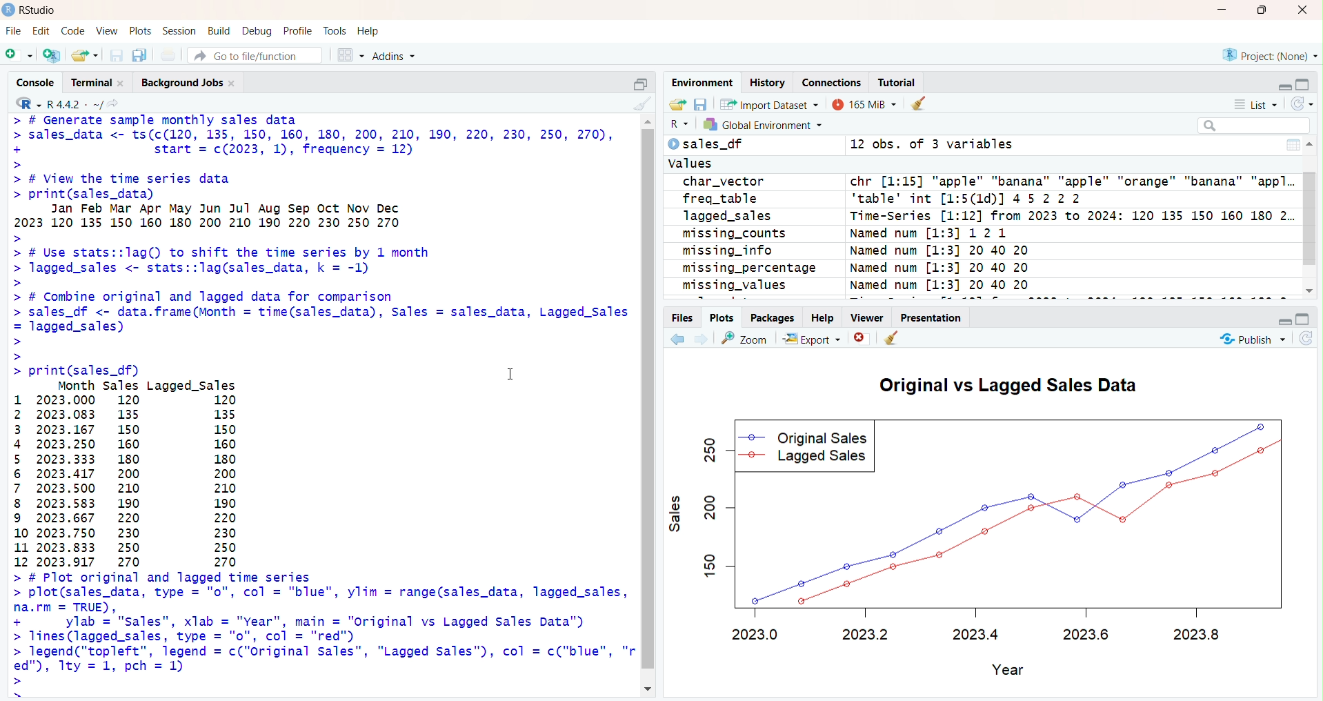 Image resolution: width=1323 pixels, height=701 pixels. Describe the element at coordinates (676, 105) in the screenshot. I see `load workspace` at that location.